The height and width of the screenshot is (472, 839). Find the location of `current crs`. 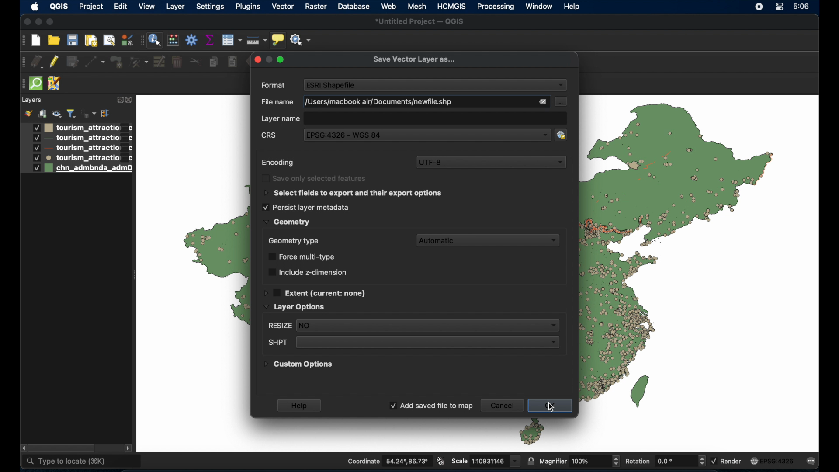

current crs is located at coordinates (773, 460).